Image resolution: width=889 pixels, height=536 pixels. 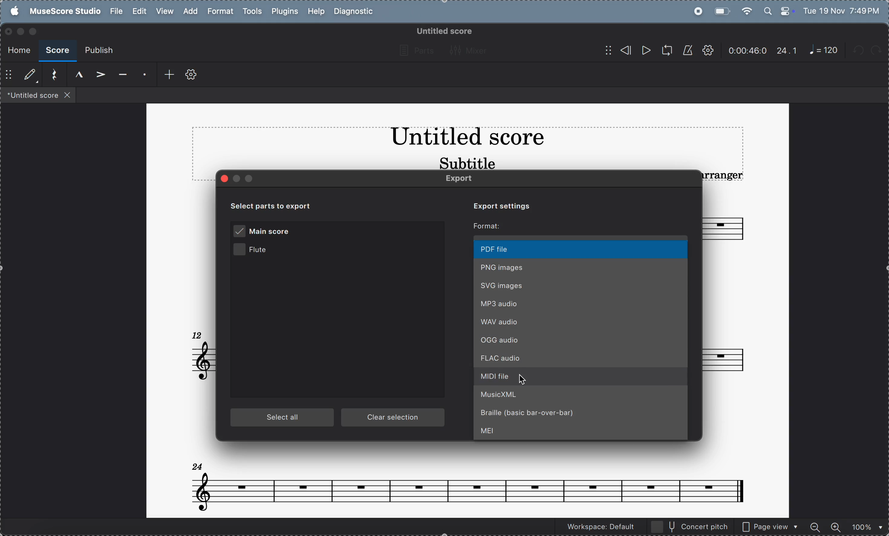 I want to click on title, so click(x=467, y=139).